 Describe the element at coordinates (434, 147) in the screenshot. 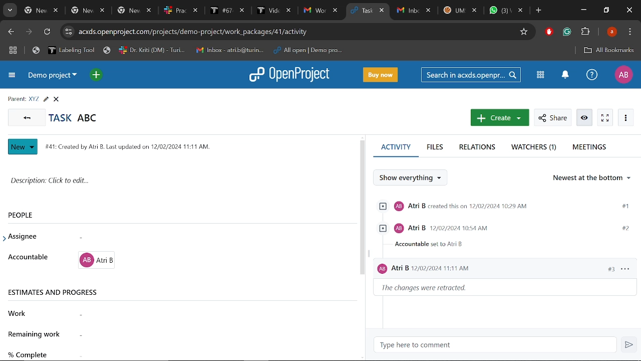

I see `Files` at that location.